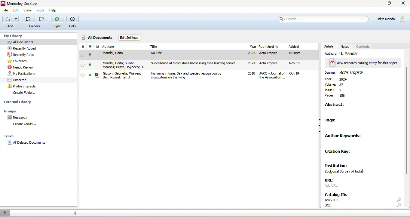 This screenshot has width=410, height=217. What do you see at coordinates (16, 111) in the screenshot?
I see `groups` at bounding box center [16, 111].